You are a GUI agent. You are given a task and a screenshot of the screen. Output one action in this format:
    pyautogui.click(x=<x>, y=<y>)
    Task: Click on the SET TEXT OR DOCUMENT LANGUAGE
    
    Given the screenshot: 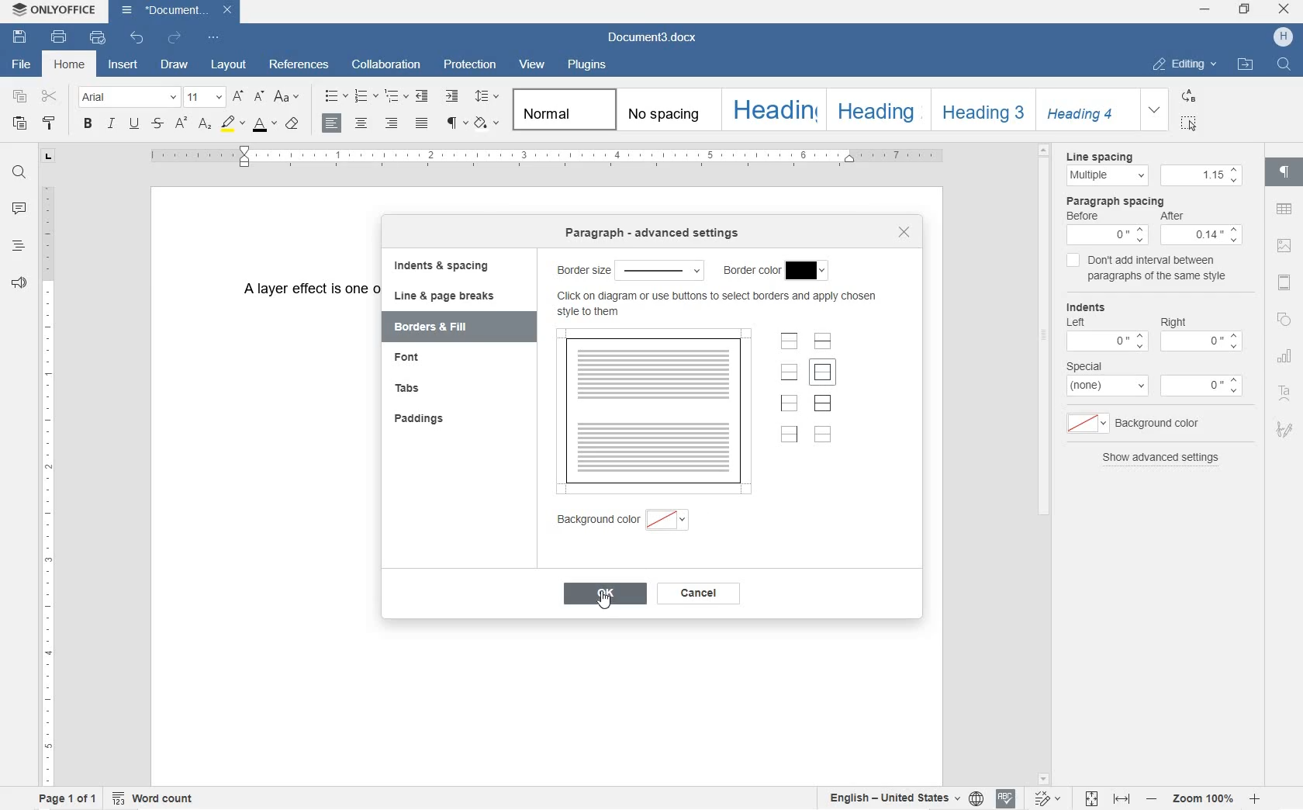 What is the action you would take?
    pyautogui.click(x=904, y=798)
    